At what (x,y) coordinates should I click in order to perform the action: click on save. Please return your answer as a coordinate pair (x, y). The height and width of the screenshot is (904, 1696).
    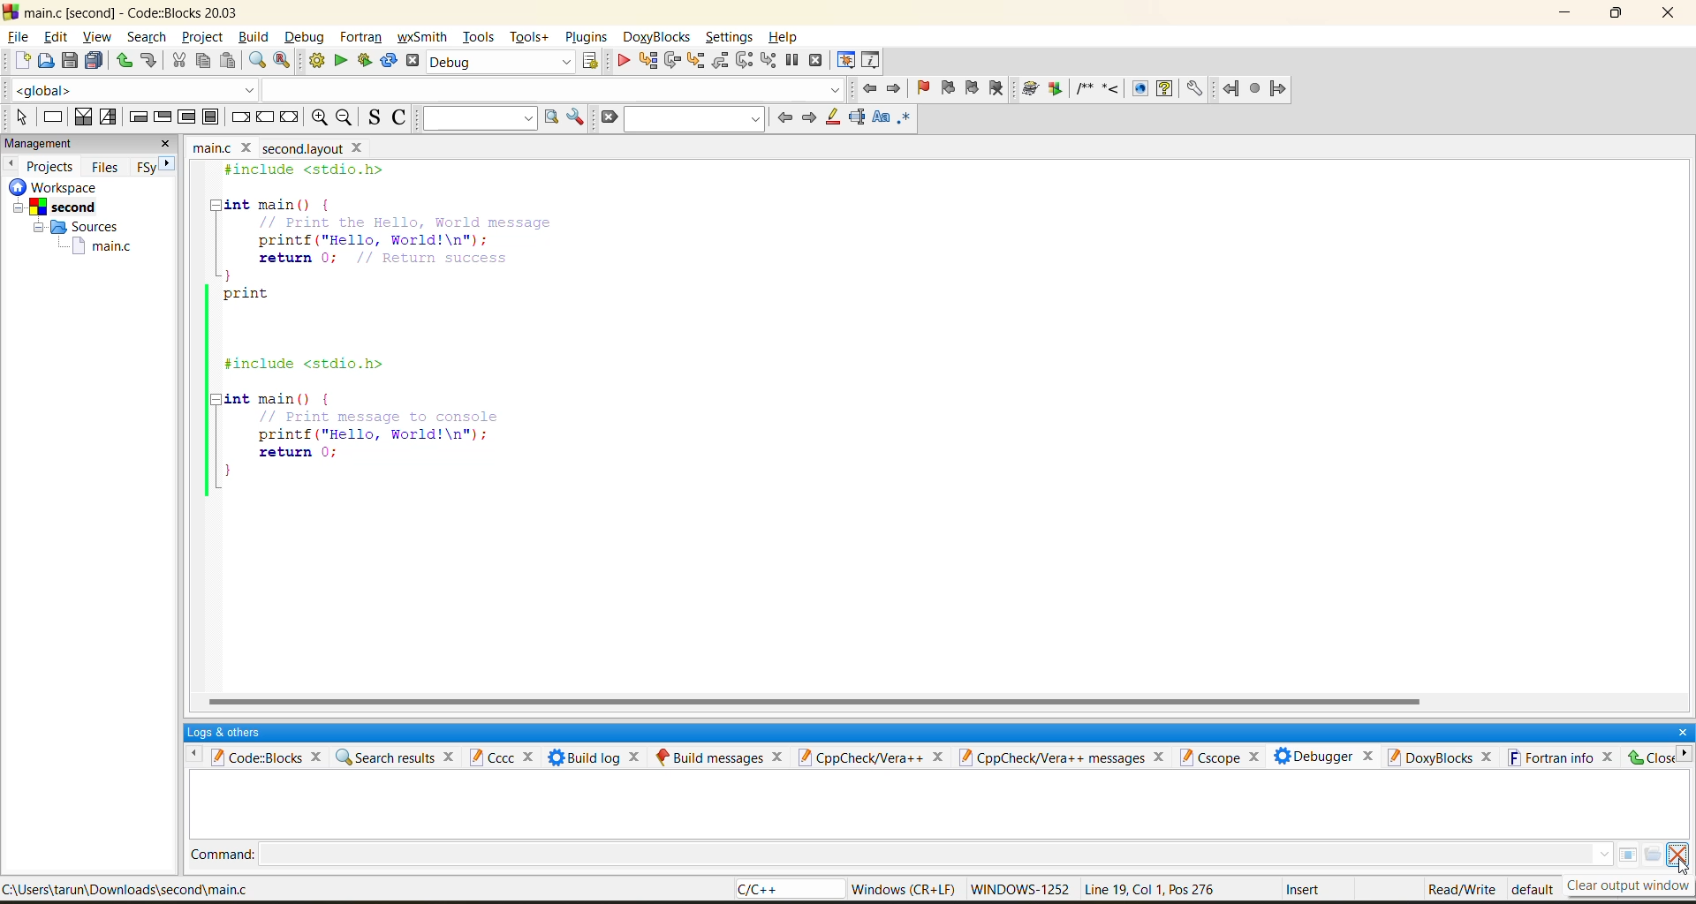
    Looking at the image, I should click on (68, 62).